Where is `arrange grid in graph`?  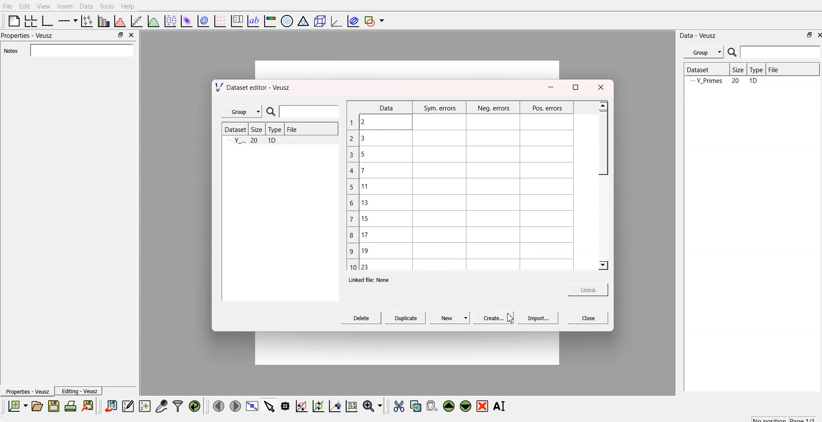 arrange grid in graph is located at coordinates (30, 20).